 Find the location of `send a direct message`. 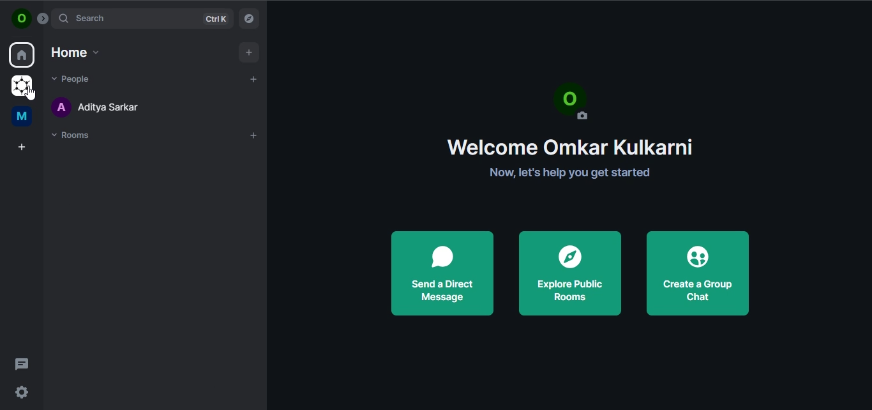

send a direct message is located at coordinates (440, 273).